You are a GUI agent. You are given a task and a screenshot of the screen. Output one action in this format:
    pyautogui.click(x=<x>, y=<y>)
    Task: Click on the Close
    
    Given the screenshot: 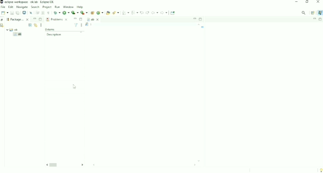 What is the action you would take?
    pyautogui.click(x=318, y=2)
    